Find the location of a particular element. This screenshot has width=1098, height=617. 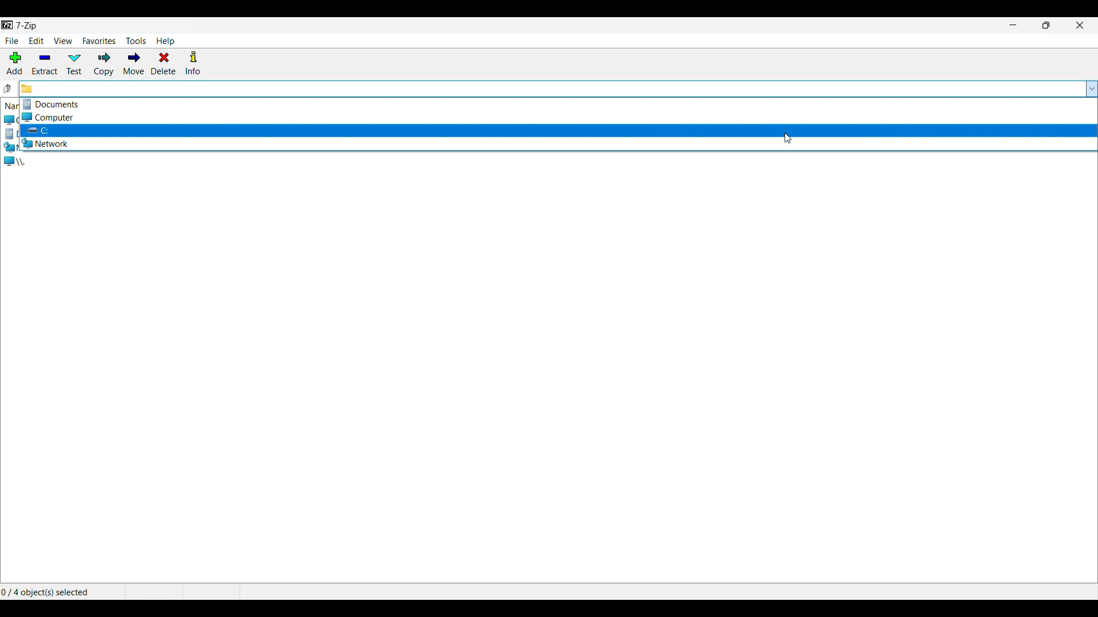

Software name and logo is located at coordinates (7, 26).